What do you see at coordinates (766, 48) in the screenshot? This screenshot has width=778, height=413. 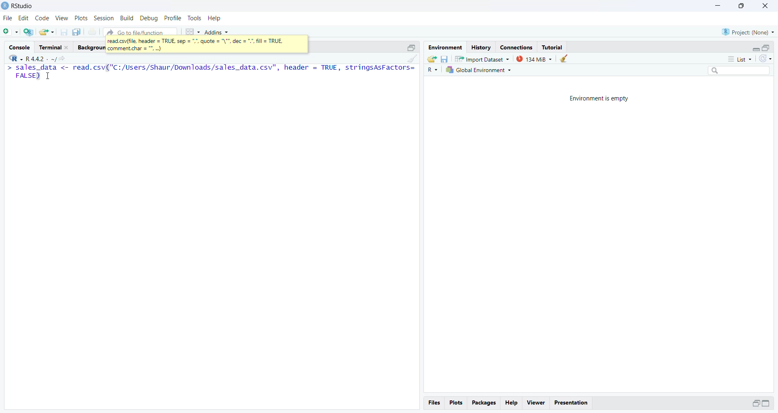 I see `Maximize` at bounding box center [766, 48].